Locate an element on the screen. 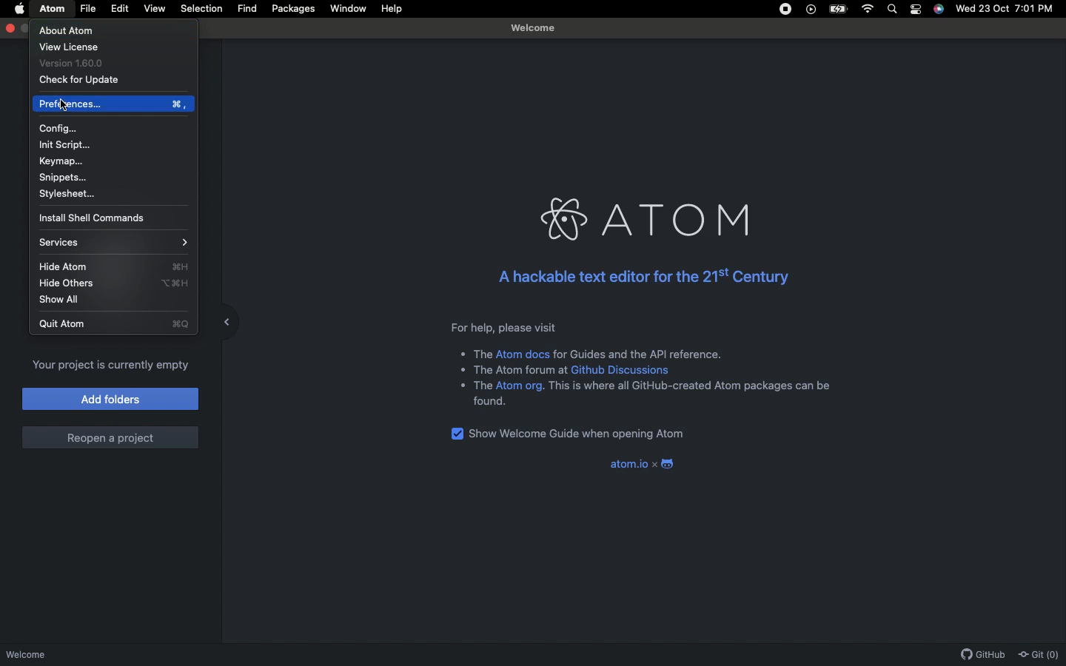 The height and width of the screenshot is (666, 1066). Preference is located at coordinates (112, 104).